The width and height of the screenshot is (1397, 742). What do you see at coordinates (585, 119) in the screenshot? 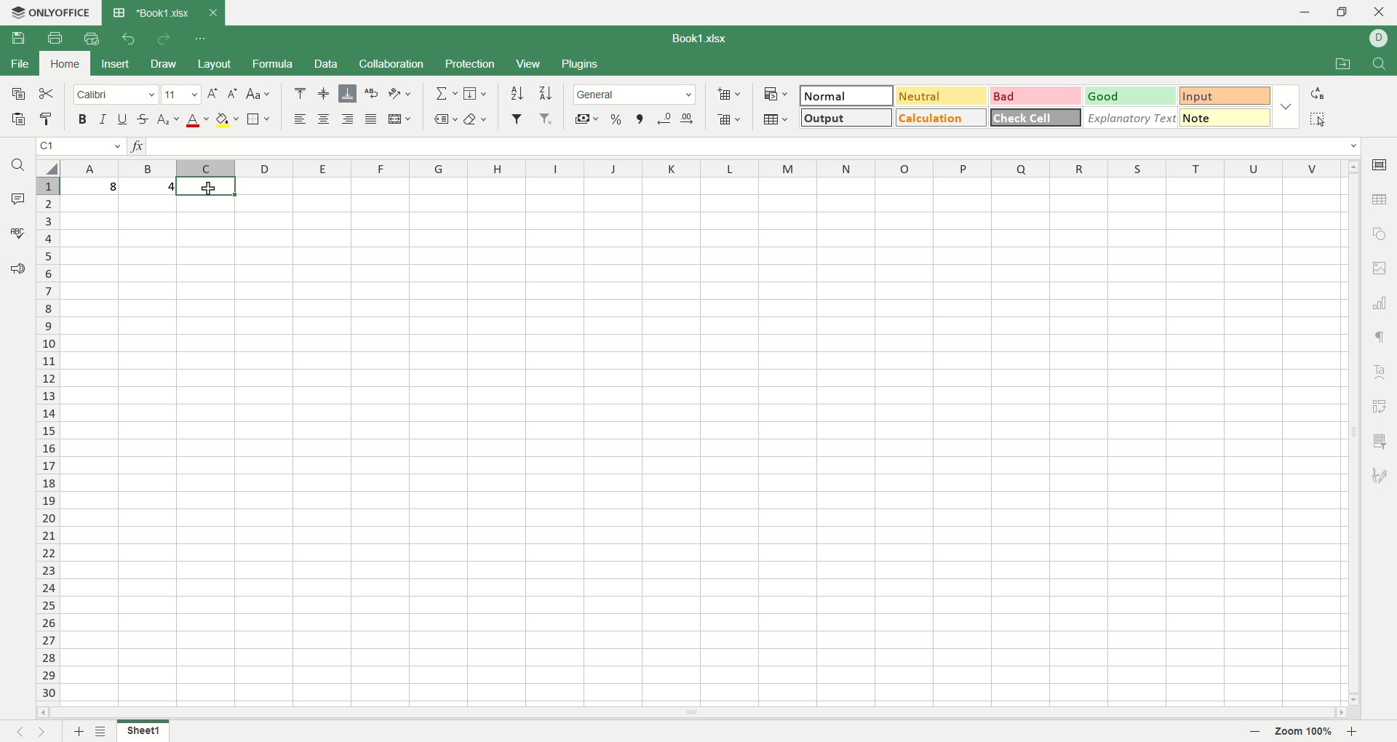
I see `currency format` at bounding box center [585, 119].